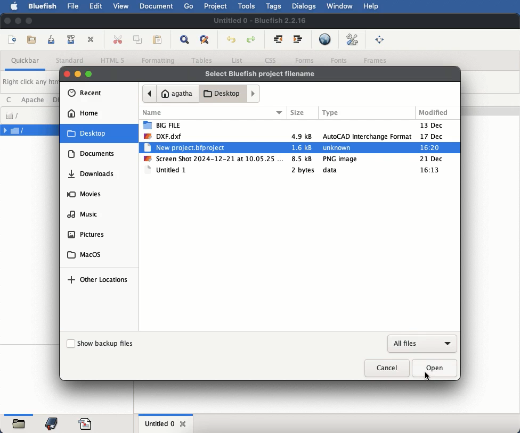 The width and height of the screenshot is (520, 433). What do you see at coordinates (112, 60) in the screenshot?
I see `html 5` at bounding box center [112, 60].